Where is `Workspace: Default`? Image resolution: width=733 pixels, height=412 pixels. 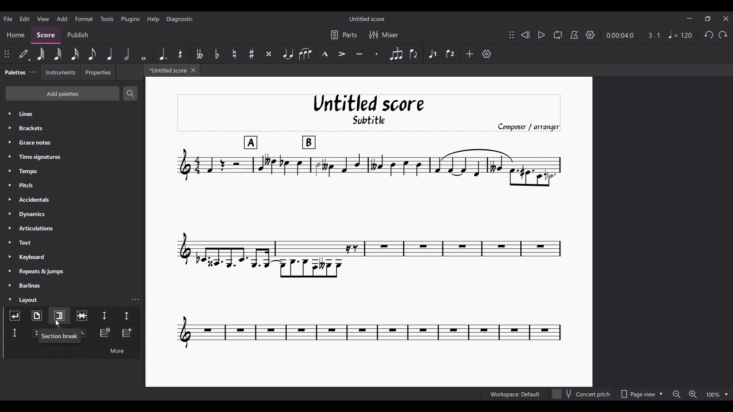 Workspace: Default is located at coordinates (515, 394).